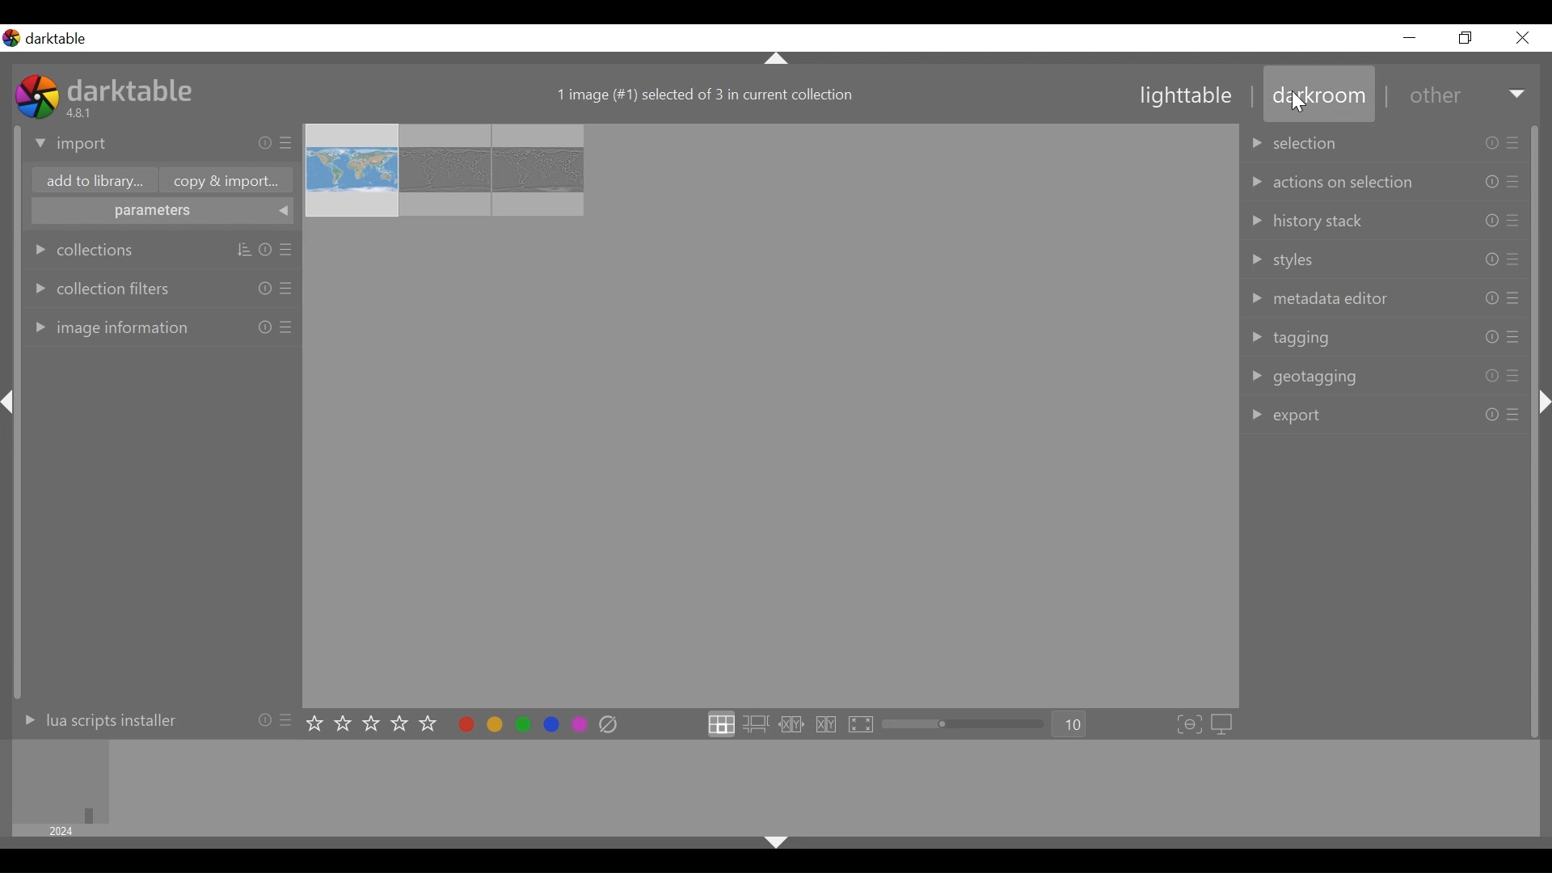  I want to click on click to enter culling layout in fixed mode, so click(791, 725).